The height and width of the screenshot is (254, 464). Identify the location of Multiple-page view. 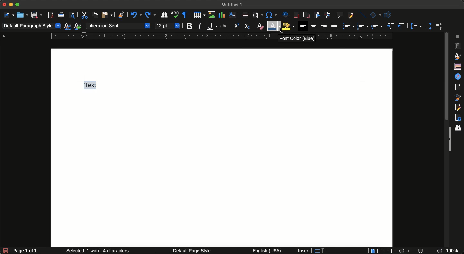
(382, 250).